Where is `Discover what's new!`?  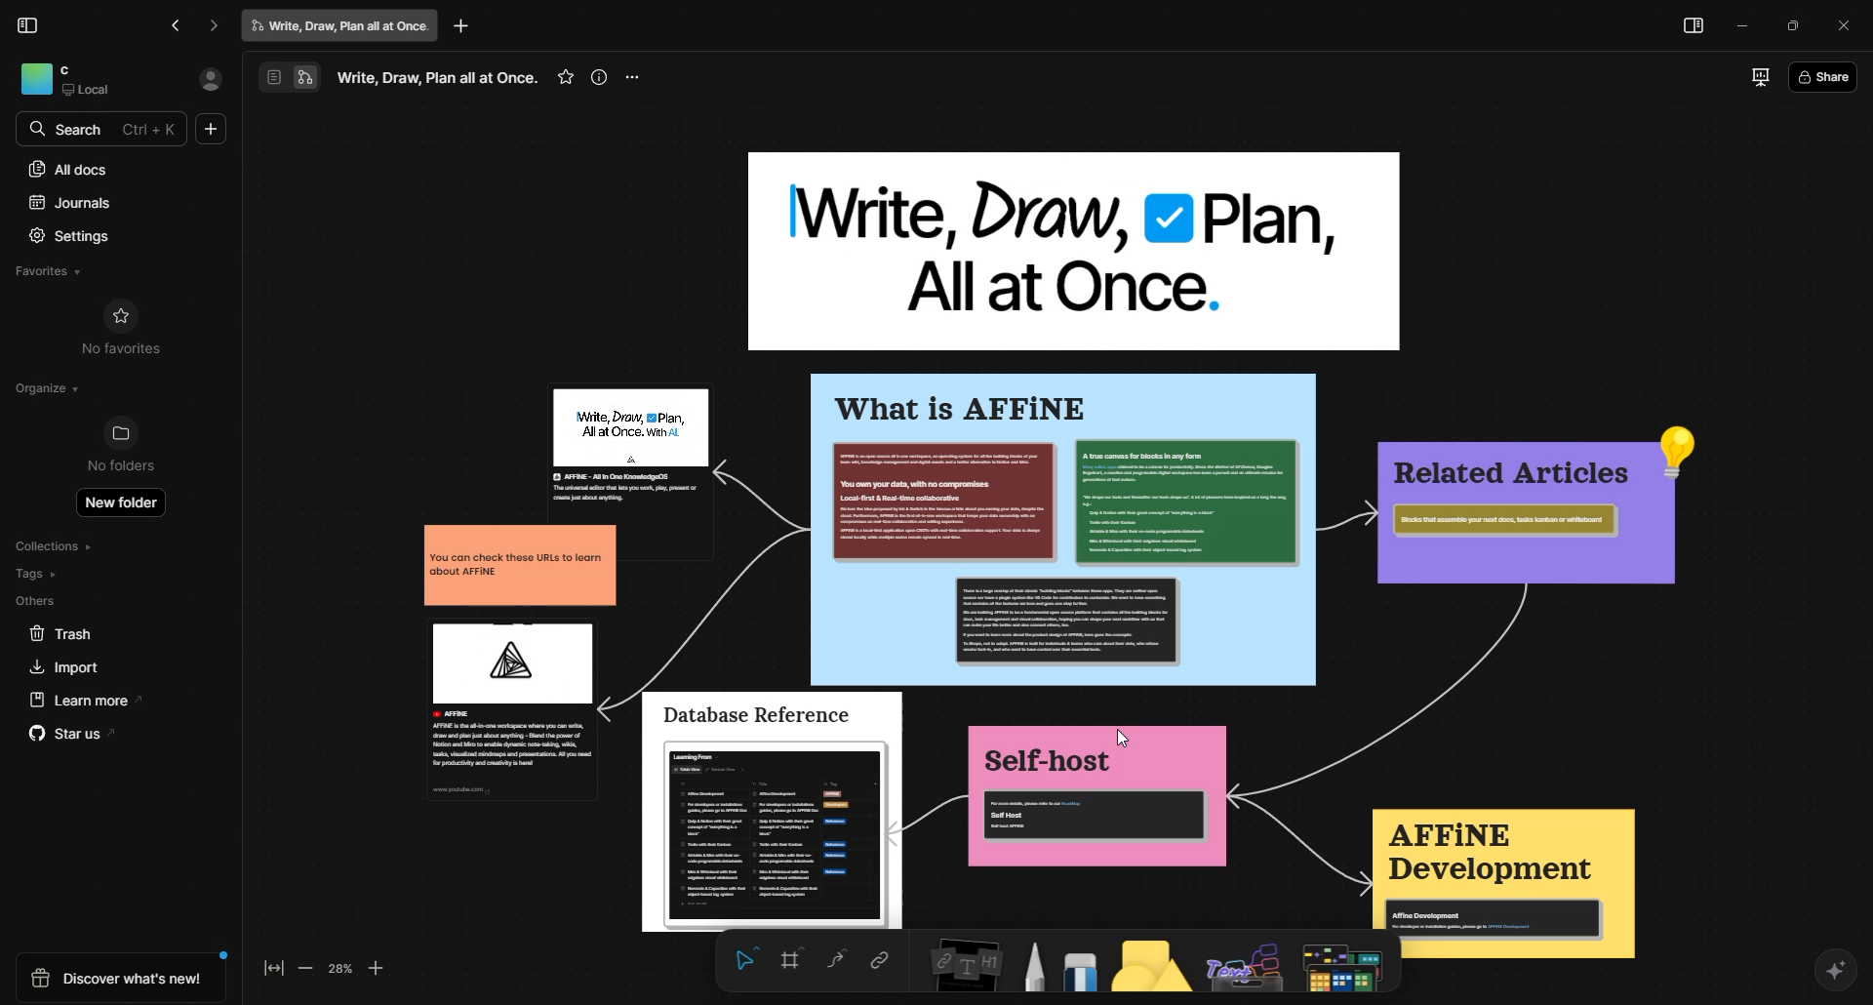 Discover what's new! is located at coordinates (120, 979).